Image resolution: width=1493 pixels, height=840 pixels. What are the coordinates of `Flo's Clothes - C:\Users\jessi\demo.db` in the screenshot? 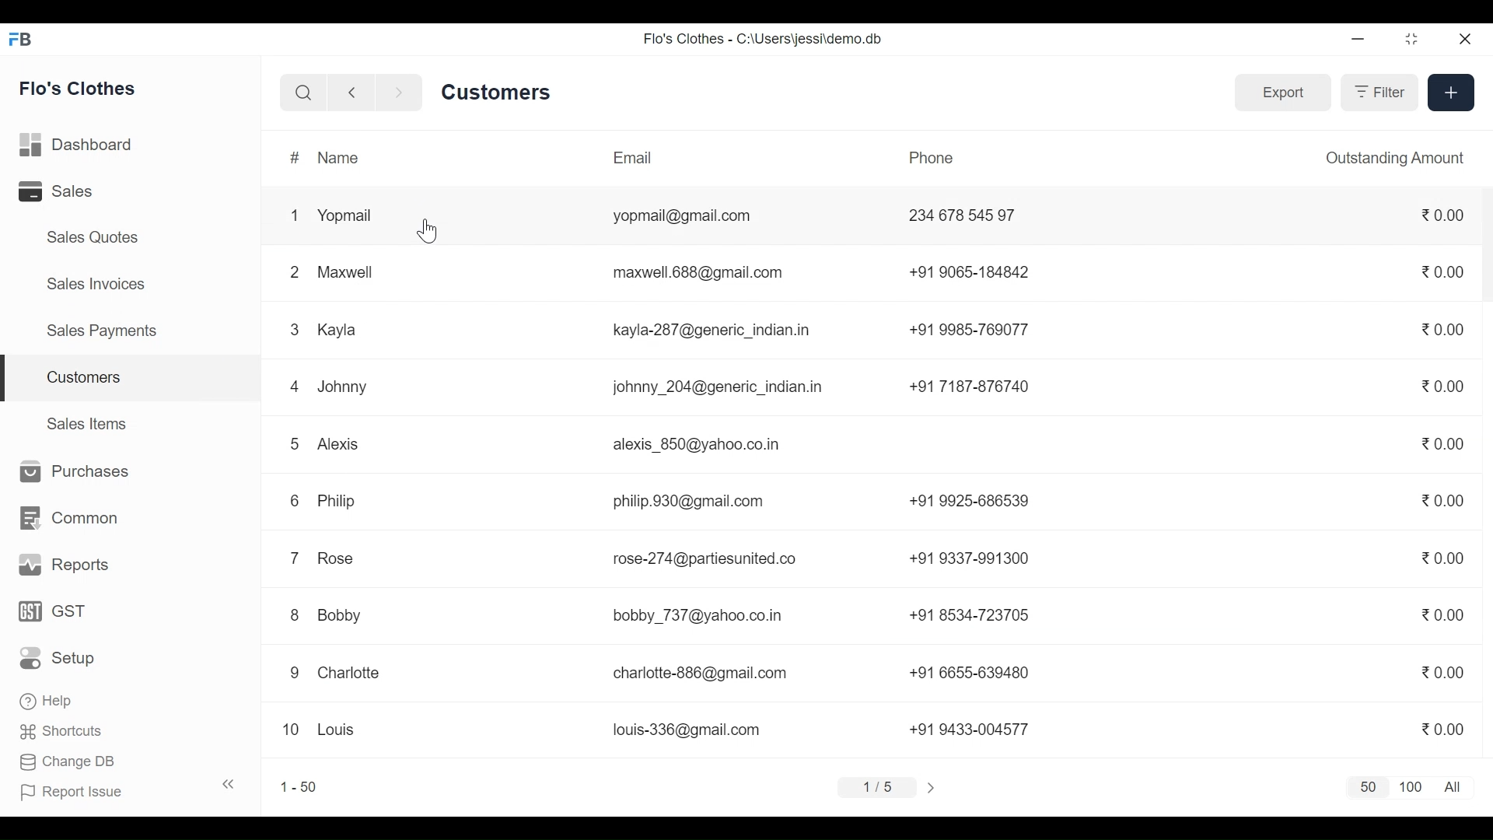 It's located at (765, 40).